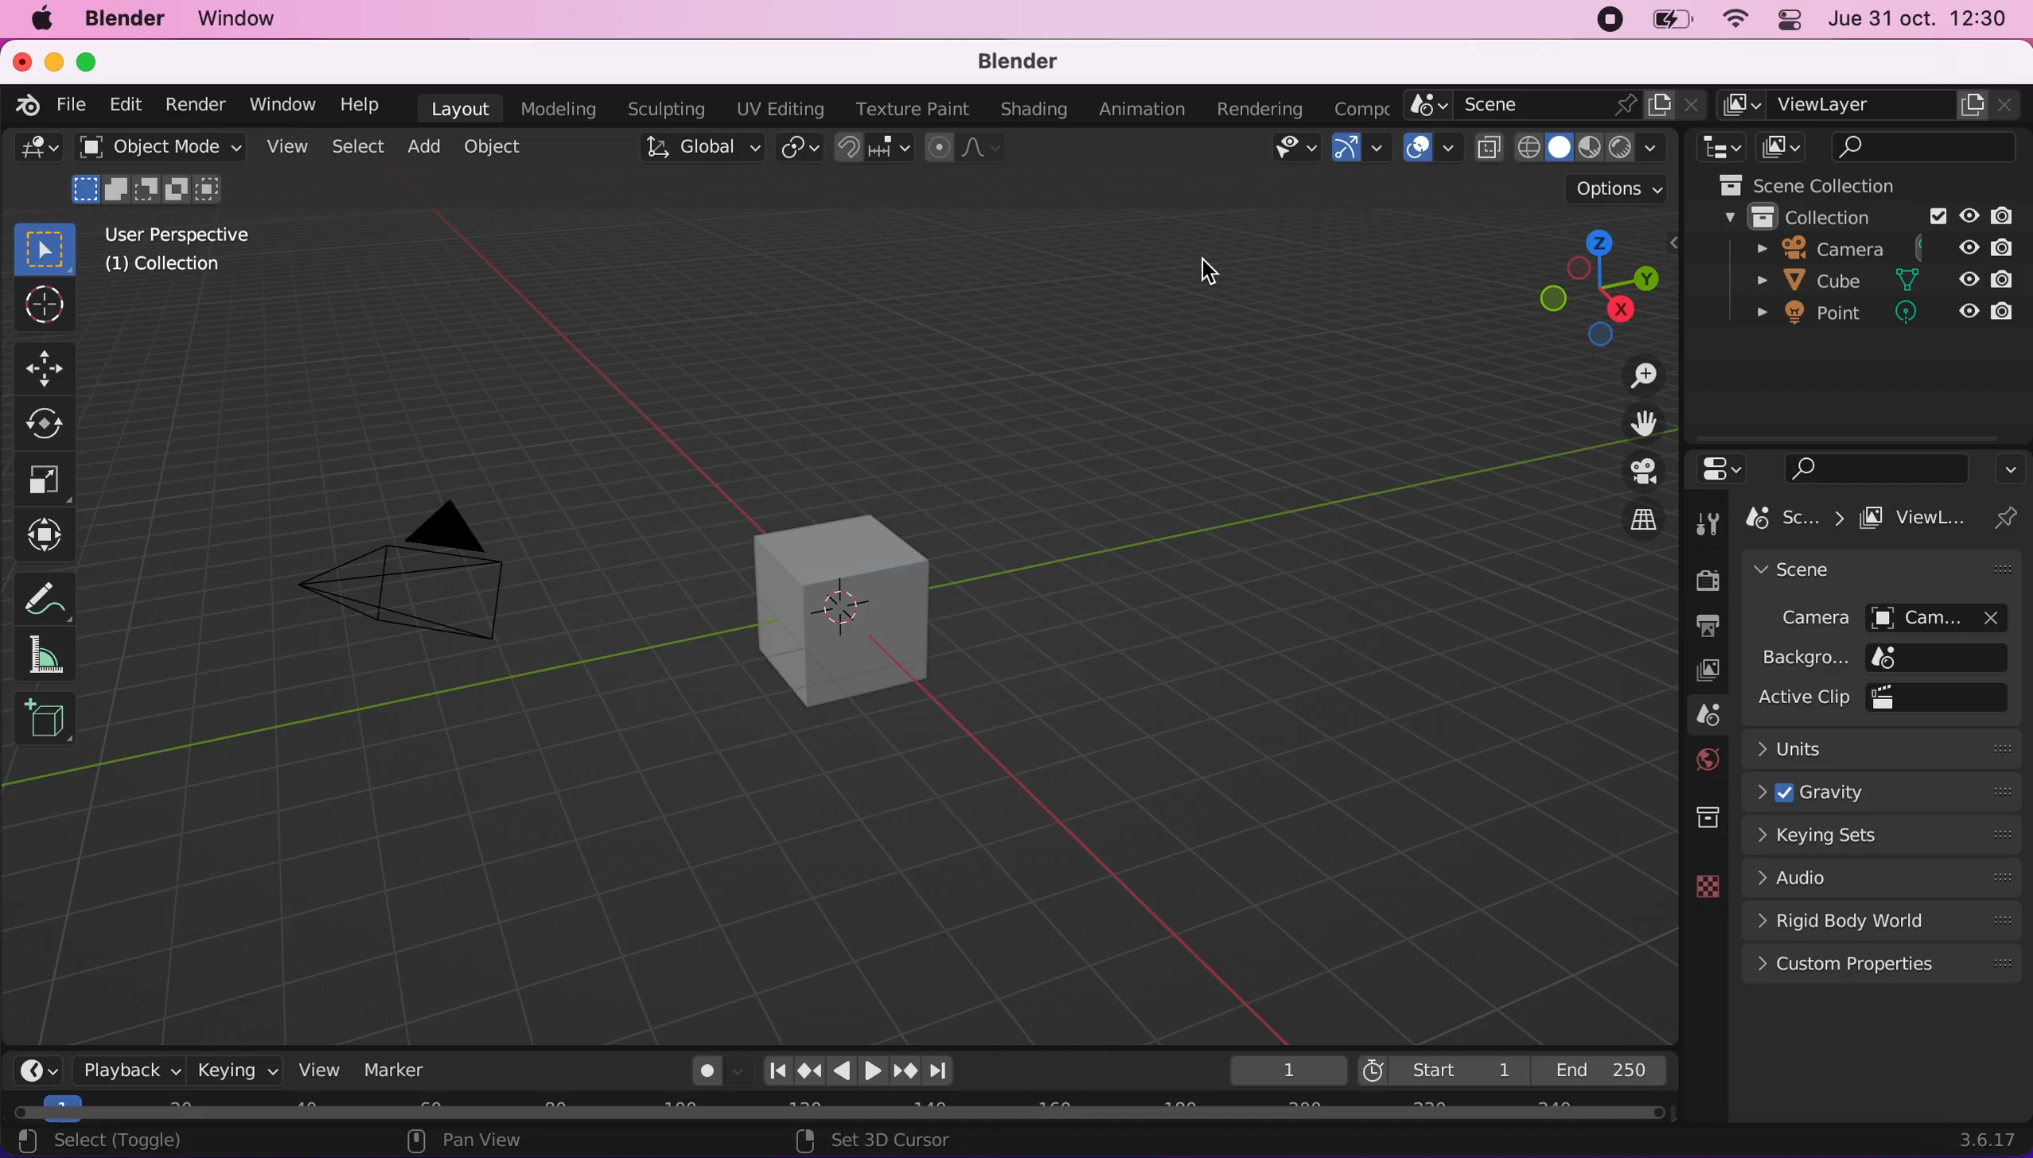  Describe the element at coordinates (971, 146) in the screenshot. I see `proportional editing objects` at that location.